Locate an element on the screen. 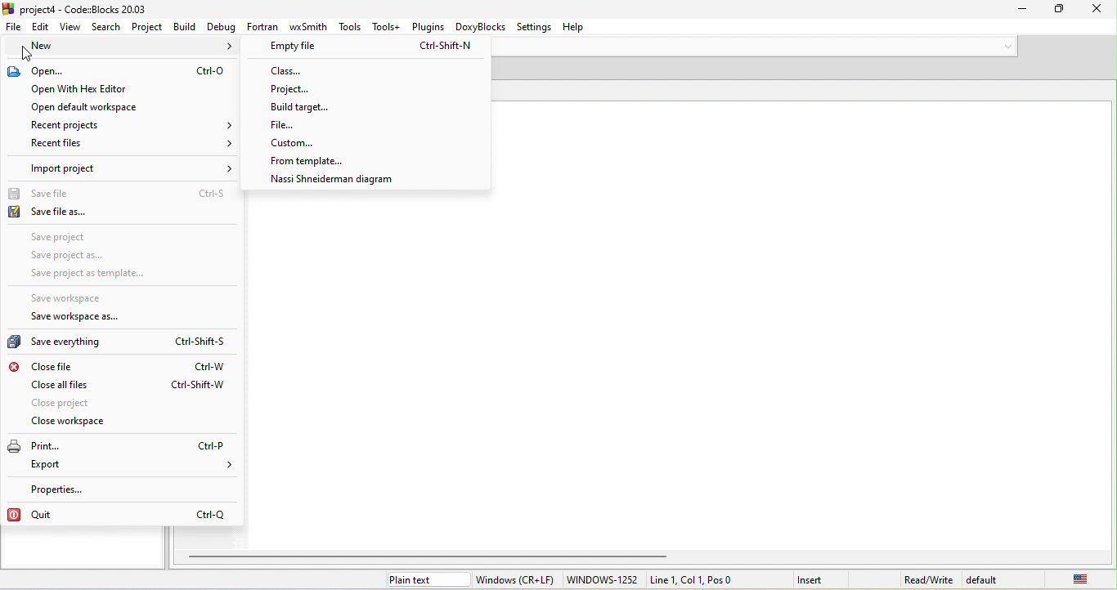  insert is located at coordinates (820, 579).